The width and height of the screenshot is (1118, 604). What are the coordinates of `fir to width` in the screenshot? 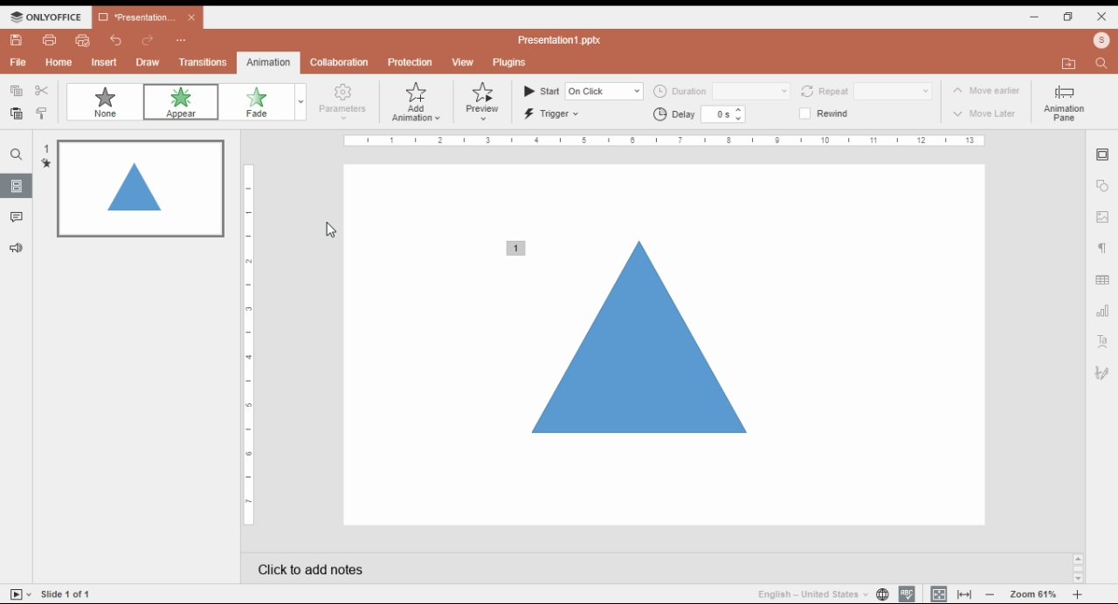 It's located at (964, 594).